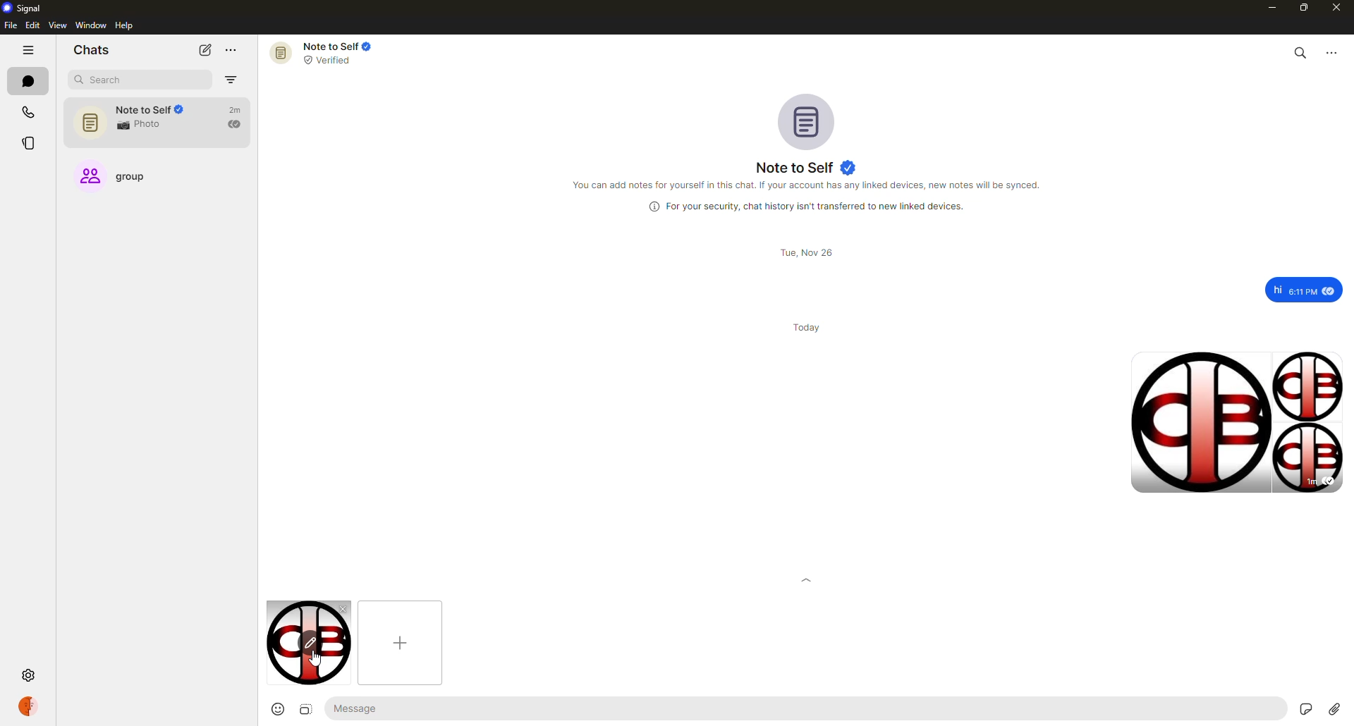 The width and height of the screenshot is (1354, 726). What do you see at coordinates (809, 121) in the screenshot?
I see `profile pic` at bounding box center [809, 121].